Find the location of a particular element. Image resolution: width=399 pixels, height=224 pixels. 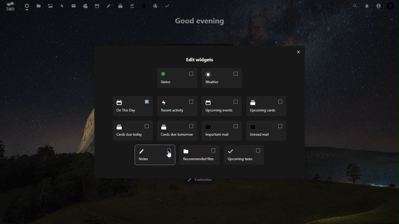

Edit widgets is located at coordinates (199, 60).